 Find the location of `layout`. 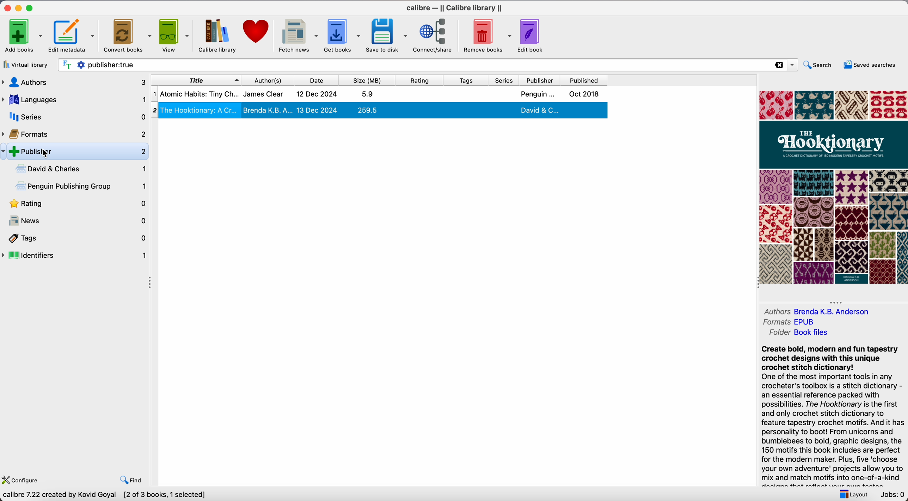

layout is located at coordinates (852, 494).